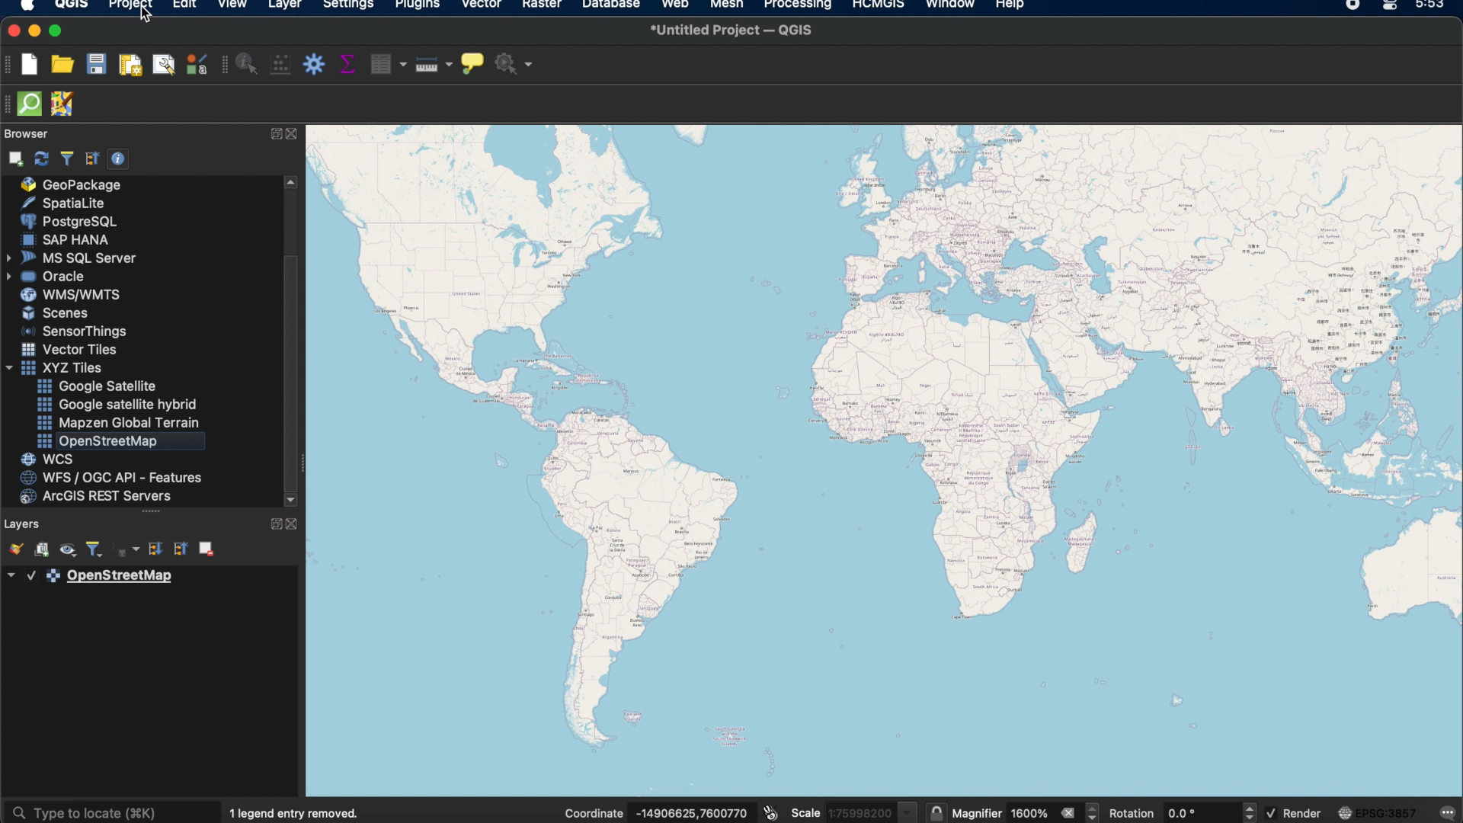  I want to click on was/wmts, so click(69, 296).